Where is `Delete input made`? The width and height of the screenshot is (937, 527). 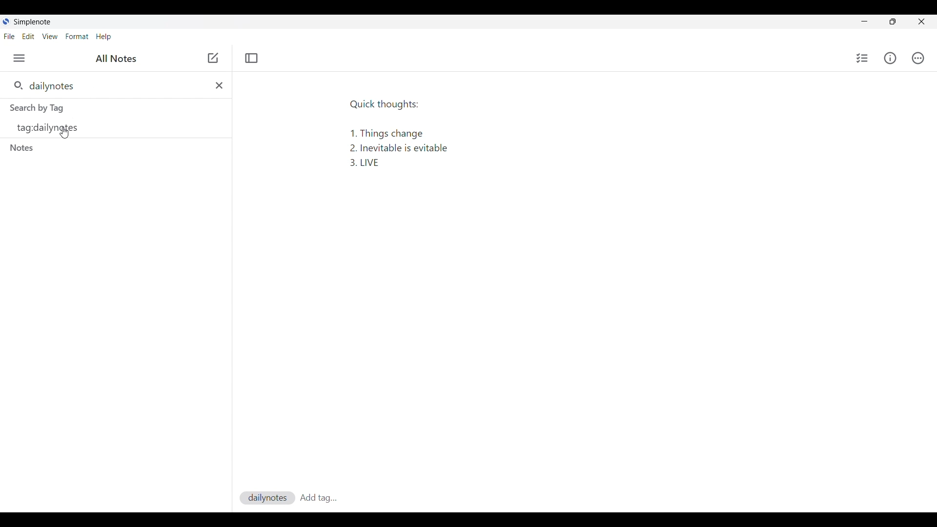 Delete input made is located at coordinates (219, 85).